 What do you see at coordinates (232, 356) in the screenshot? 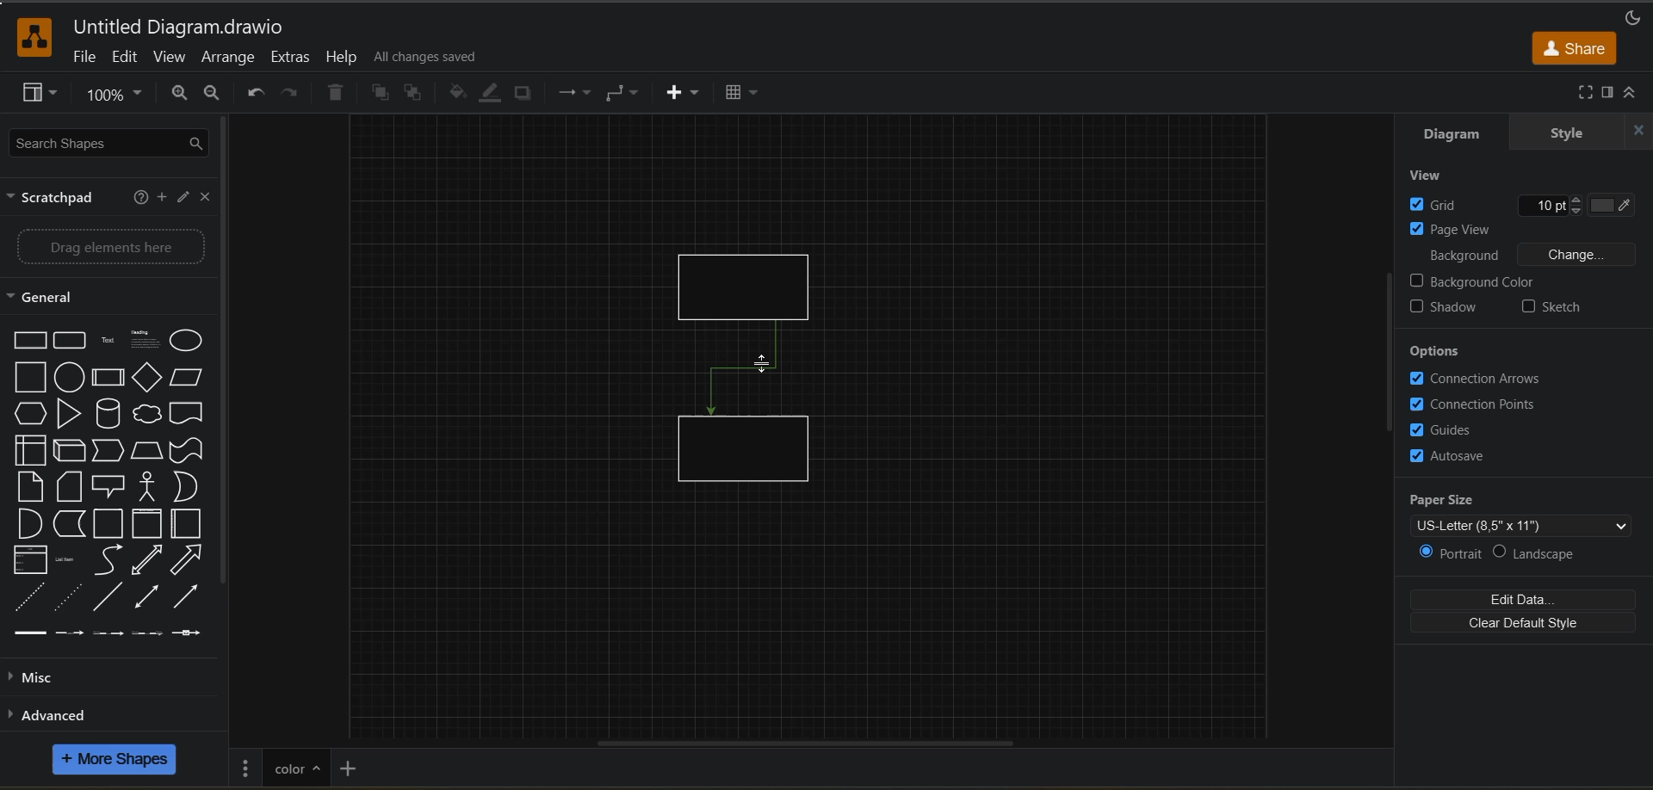
I see `vertical scroll bar` at bounding box center [232, 356].